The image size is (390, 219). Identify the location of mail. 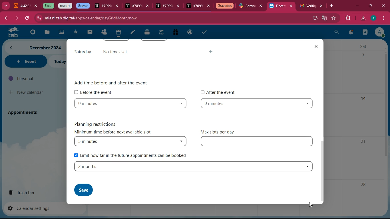
(90, 32).